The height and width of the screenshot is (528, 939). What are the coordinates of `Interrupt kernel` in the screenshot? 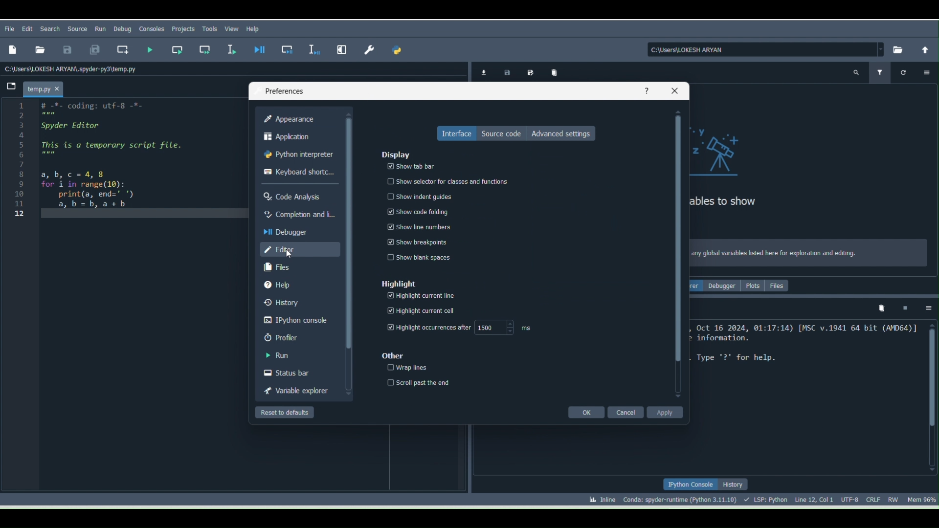 It's located at (904, 308).